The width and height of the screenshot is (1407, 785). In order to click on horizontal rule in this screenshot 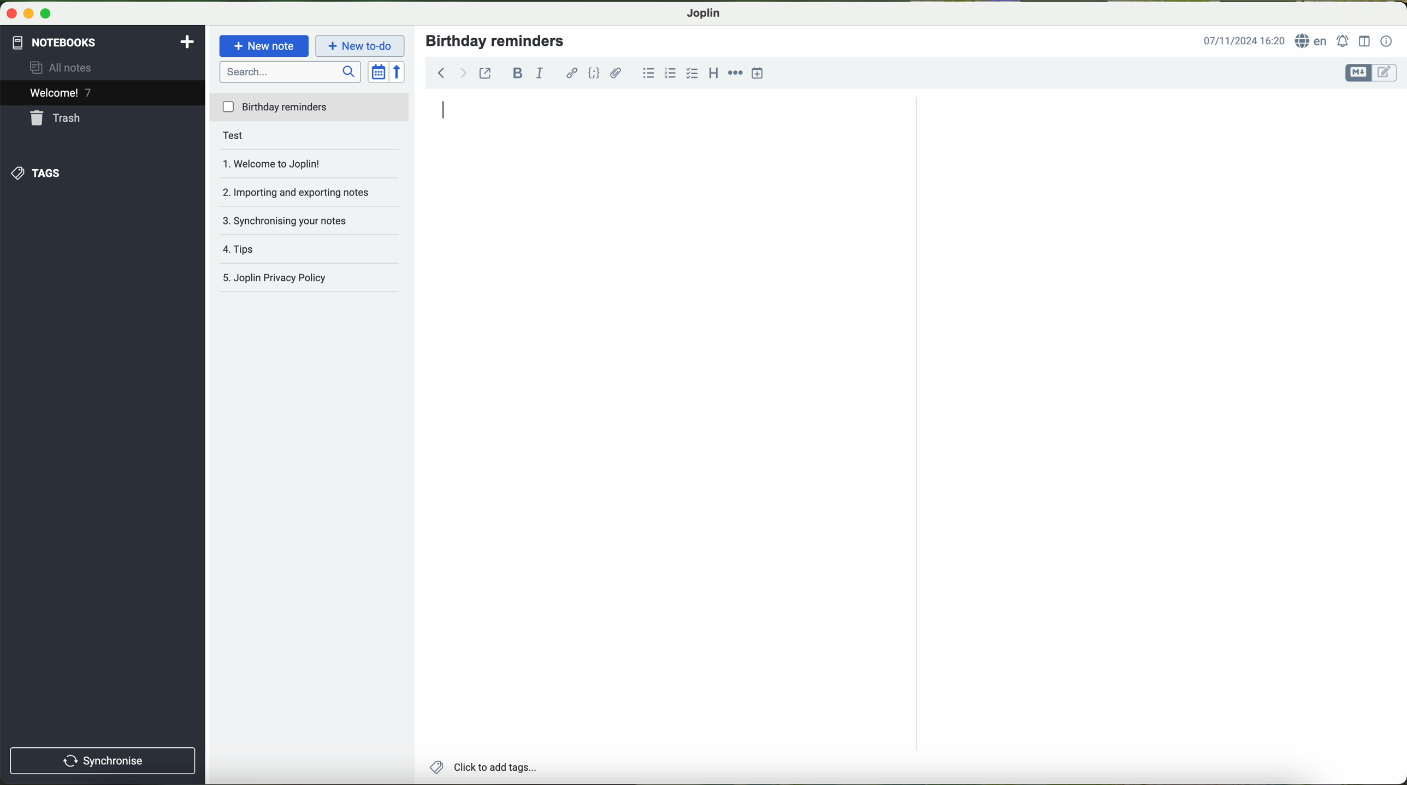, I will do `click(735, 73)`.